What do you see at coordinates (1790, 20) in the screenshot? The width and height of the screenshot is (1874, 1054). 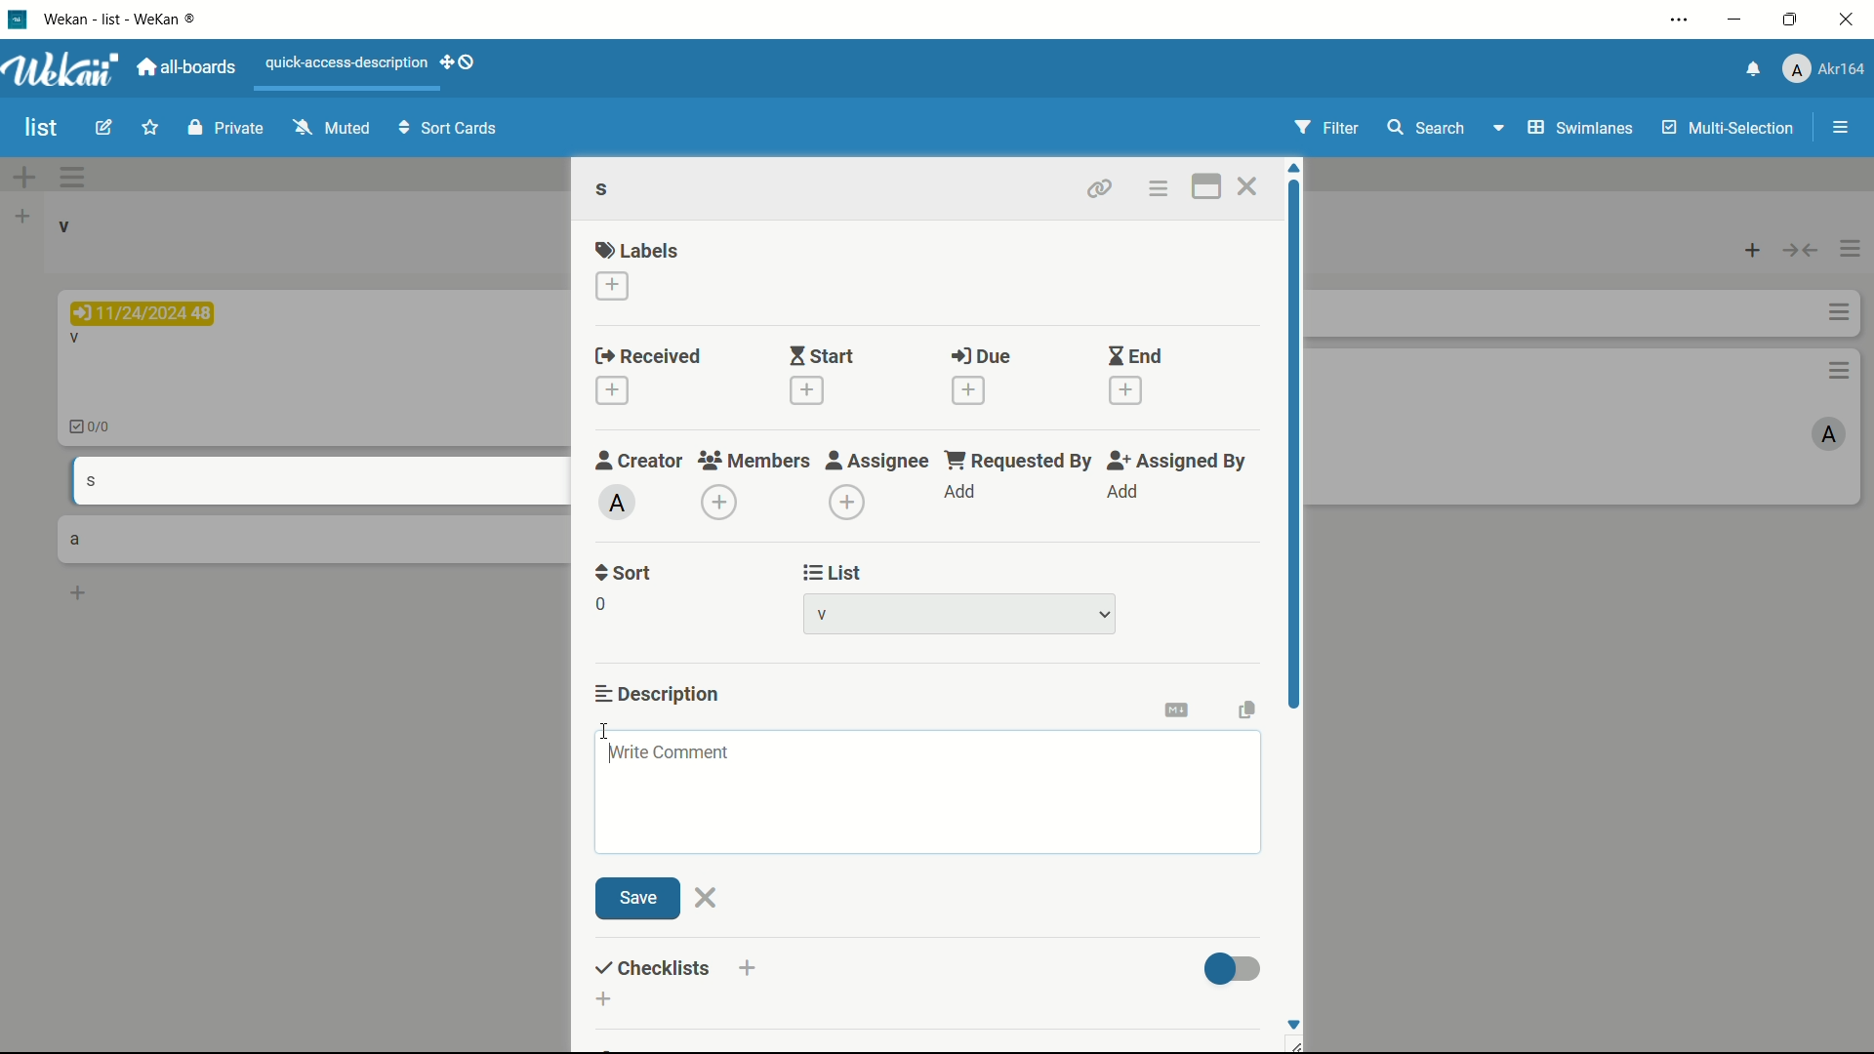 I see `maximize` at bounding box center [1790, 20].